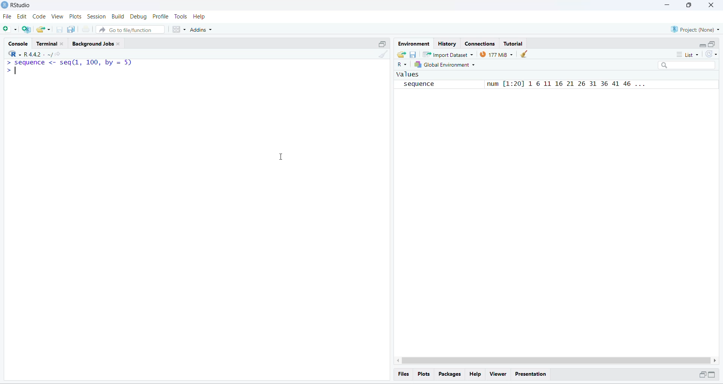 This screenshot has width=723, height=384. Describe the element at coordinates (476, 374) in the screenshot. I see `help` at that location.